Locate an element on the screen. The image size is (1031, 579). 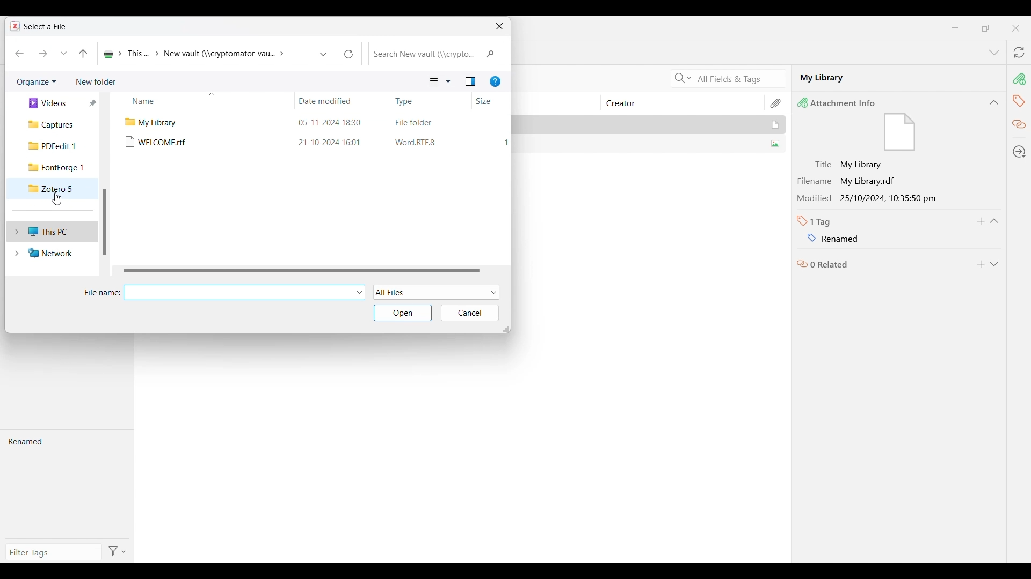
Filter options is located at coordinates (118, 551).